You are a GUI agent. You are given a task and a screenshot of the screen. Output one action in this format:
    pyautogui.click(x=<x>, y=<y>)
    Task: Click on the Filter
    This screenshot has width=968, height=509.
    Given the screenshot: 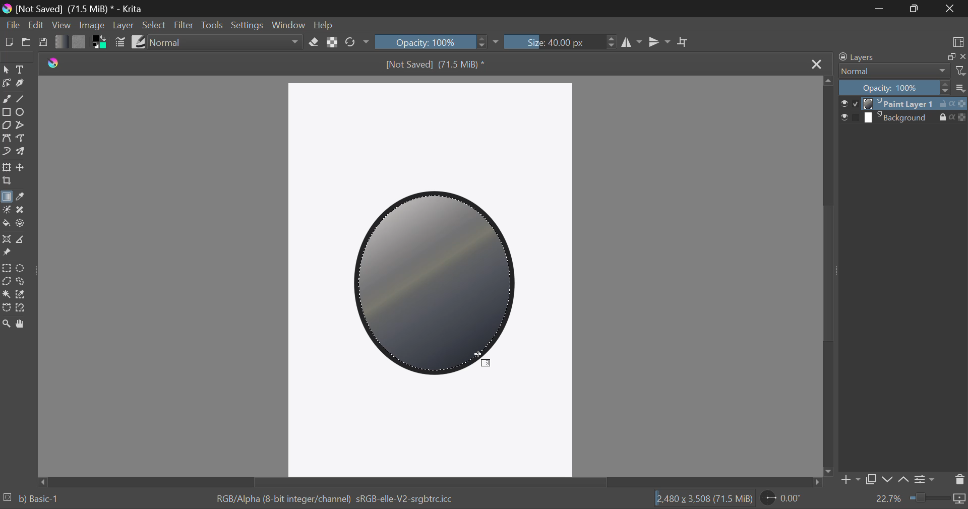 What is the action you would take?
    pyautogui.click(x=184, y=25)
    